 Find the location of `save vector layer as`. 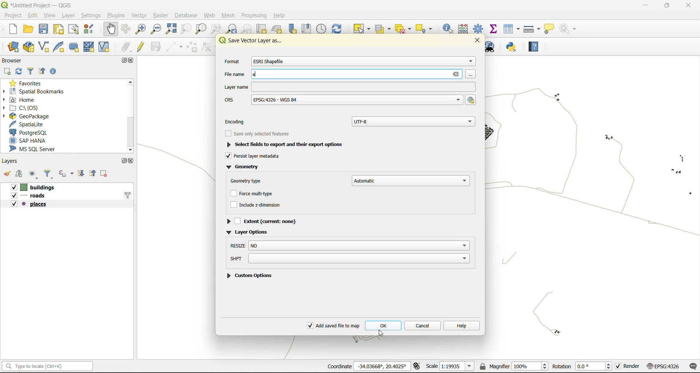

save vector layer as is located at coordinates (254, 42).